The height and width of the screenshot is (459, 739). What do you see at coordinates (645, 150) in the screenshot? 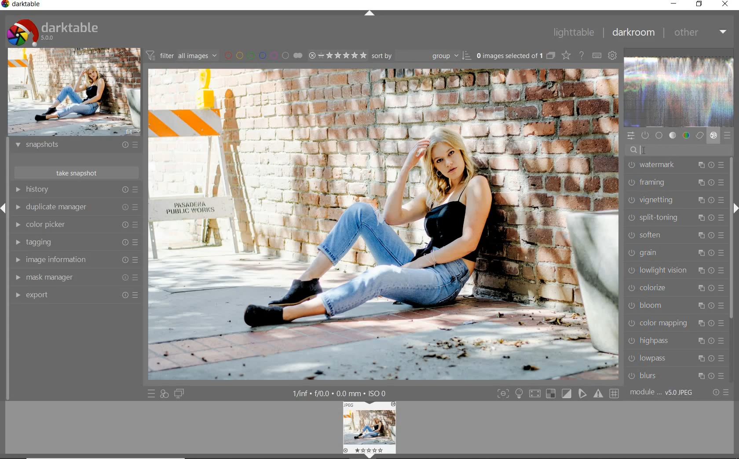
I see `cursor` at bounding box center [645, 150].